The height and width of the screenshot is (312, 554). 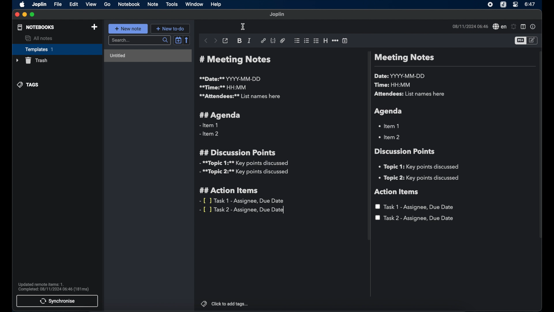 What do you see at coordinates (469, 26) in the screenshot?
I see `08/11/2024 06:46` at bounding box center [469, 26].